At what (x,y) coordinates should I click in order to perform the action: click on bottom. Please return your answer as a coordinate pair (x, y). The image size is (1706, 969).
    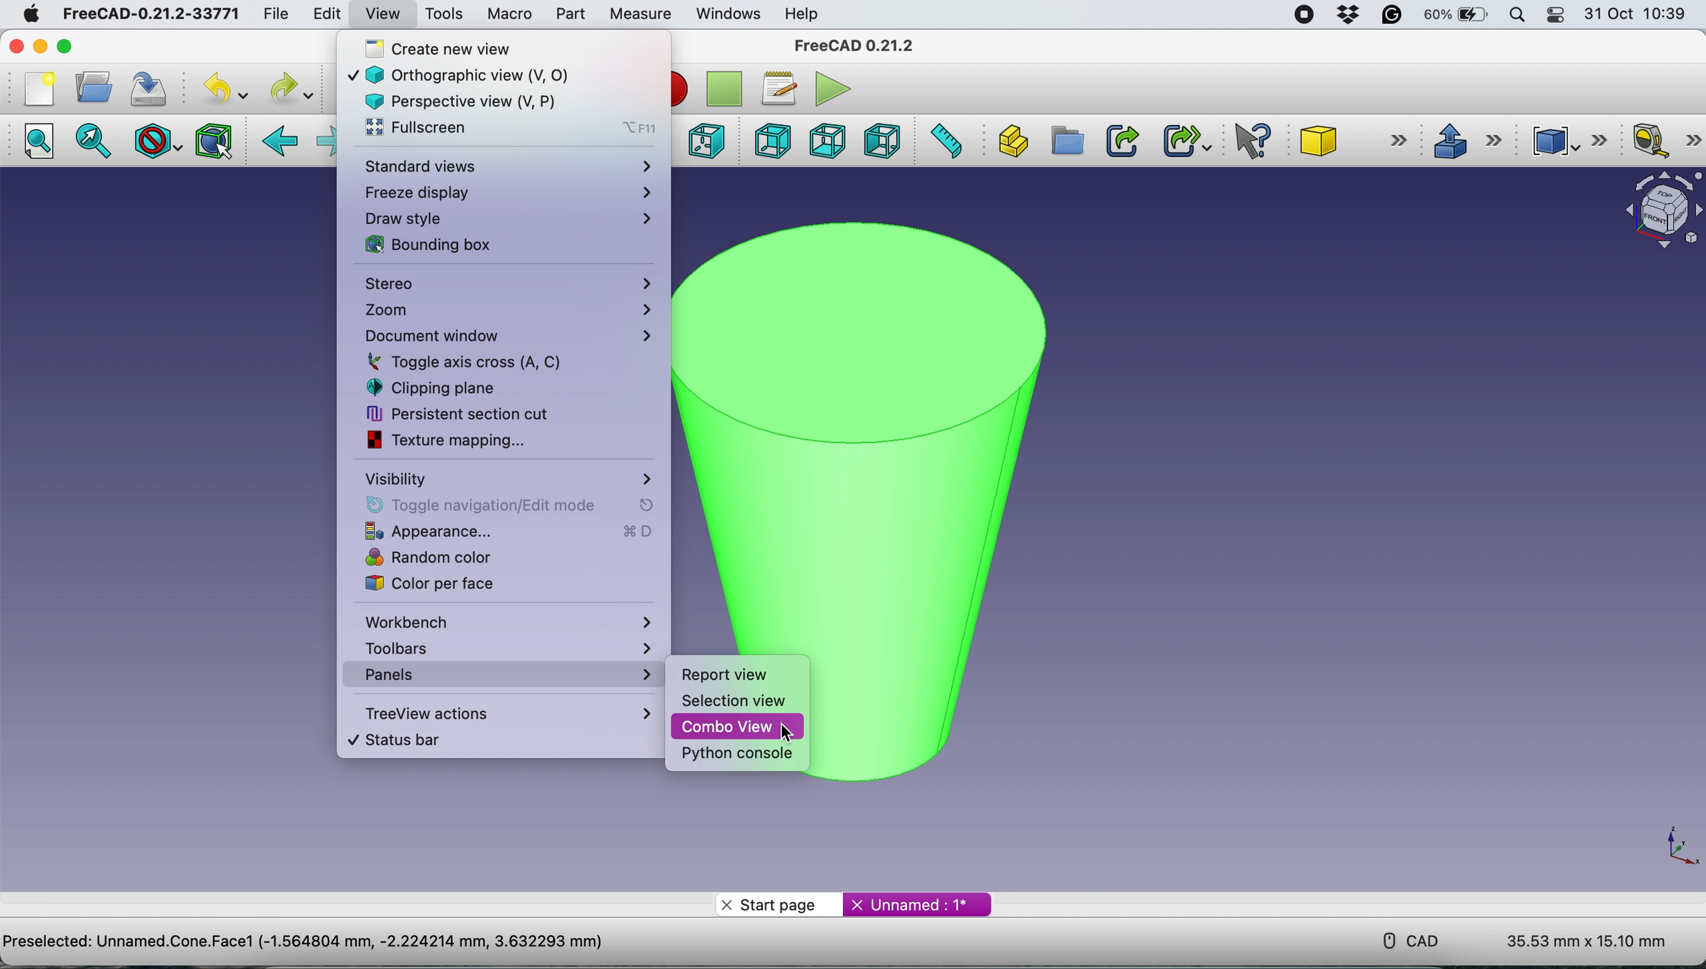
    Looking at the image, I should click on (824, 140).